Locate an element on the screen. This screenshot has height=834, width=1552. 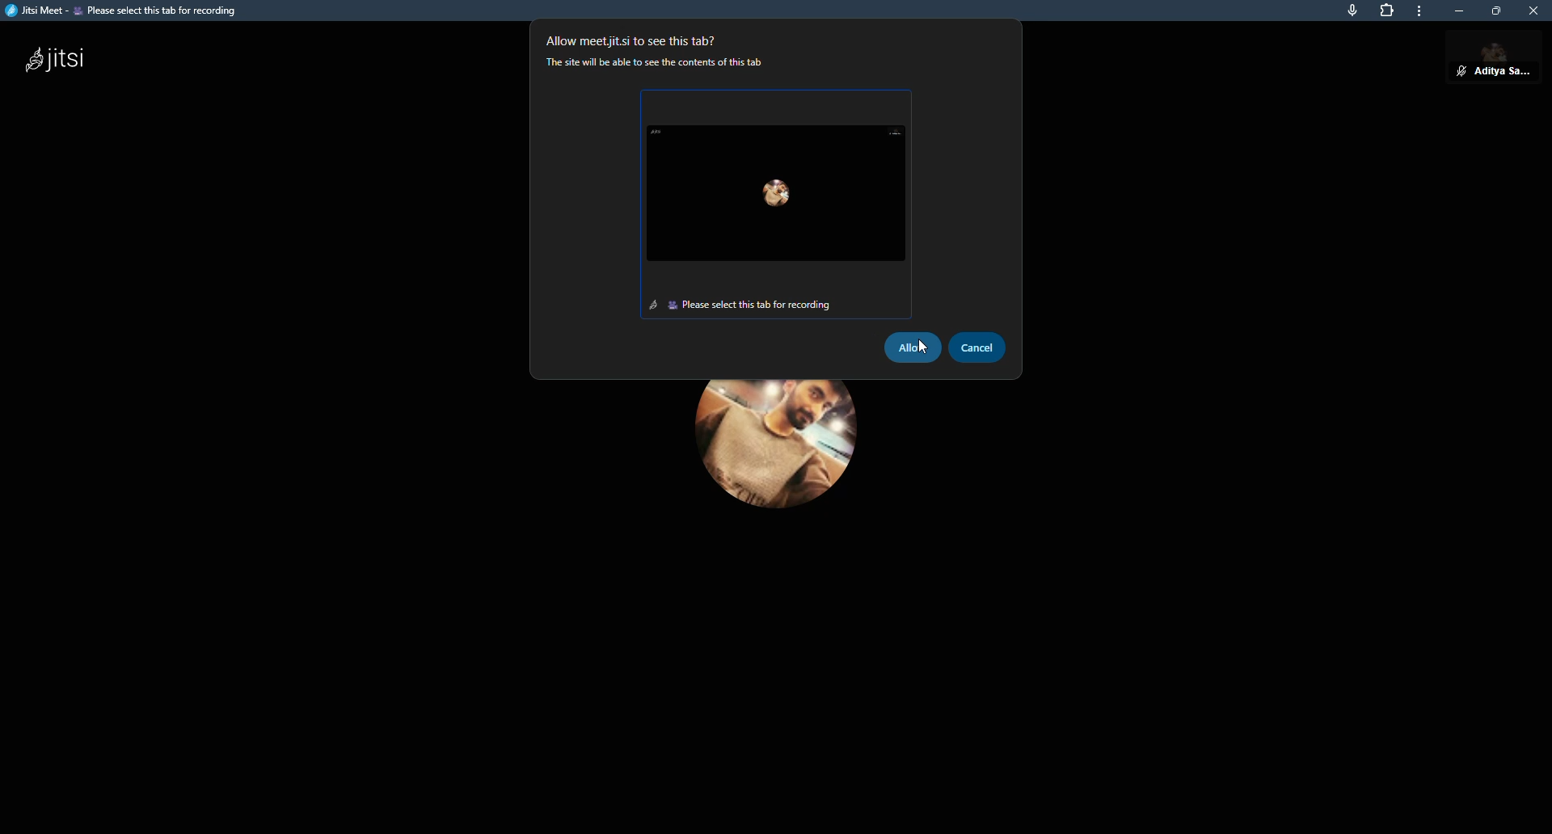
allow is located at coordinates (913, 347).